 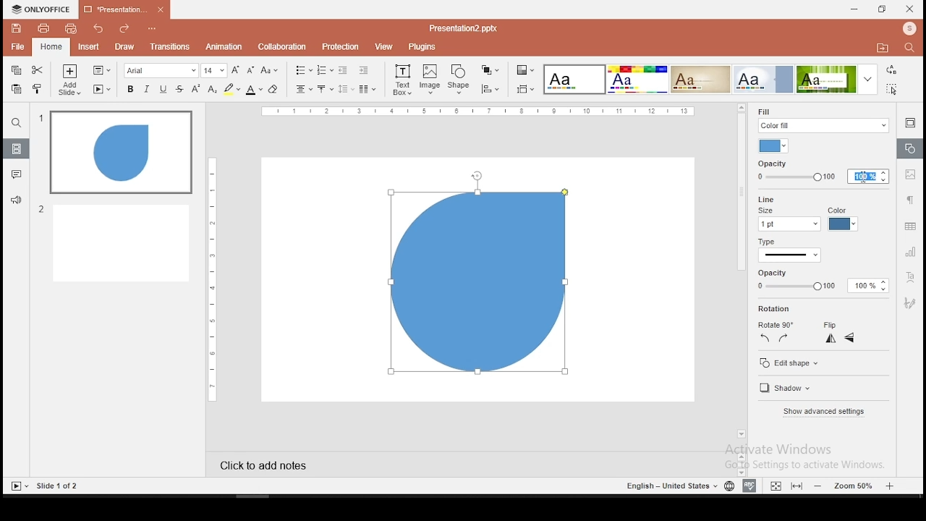 What do you see at coordinates (51, 48) in the screenshot?
I see `home` at bounding box center [51, 48].